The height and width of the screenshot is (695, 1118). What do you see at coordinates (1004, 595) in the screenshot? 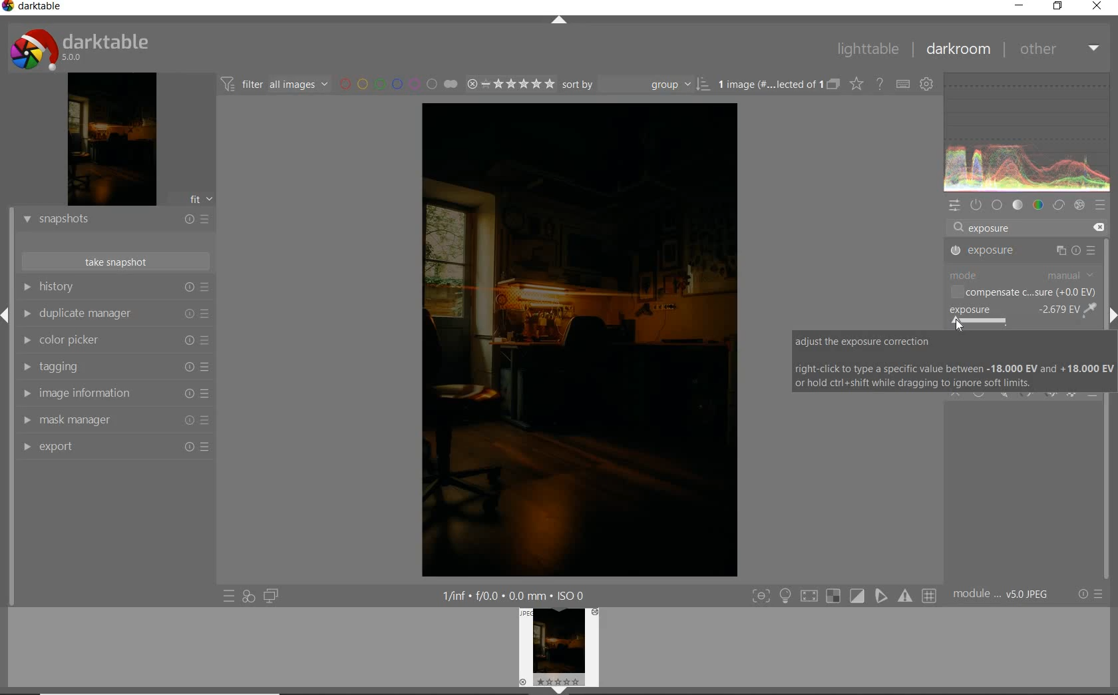
I see `module` at bounding box center [1004, 595].